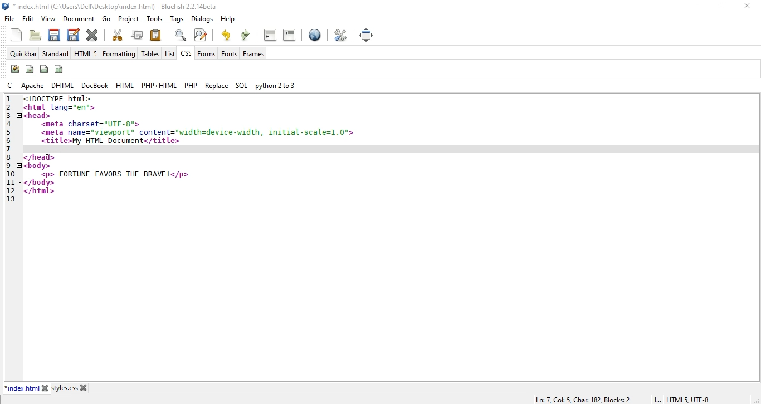 The height and width of the screenshot is (404, 761). What do you see at coordinates (186, 55) in the screenshot?
I see `css` at bounding box center [186, 55].